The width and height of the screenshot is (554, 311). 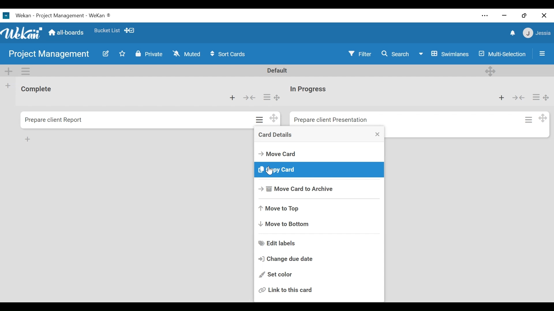 What do you see at coordinates (503, 54) in the screenshot?
I see `Multi-Selection` at bounding box center [503, 54].